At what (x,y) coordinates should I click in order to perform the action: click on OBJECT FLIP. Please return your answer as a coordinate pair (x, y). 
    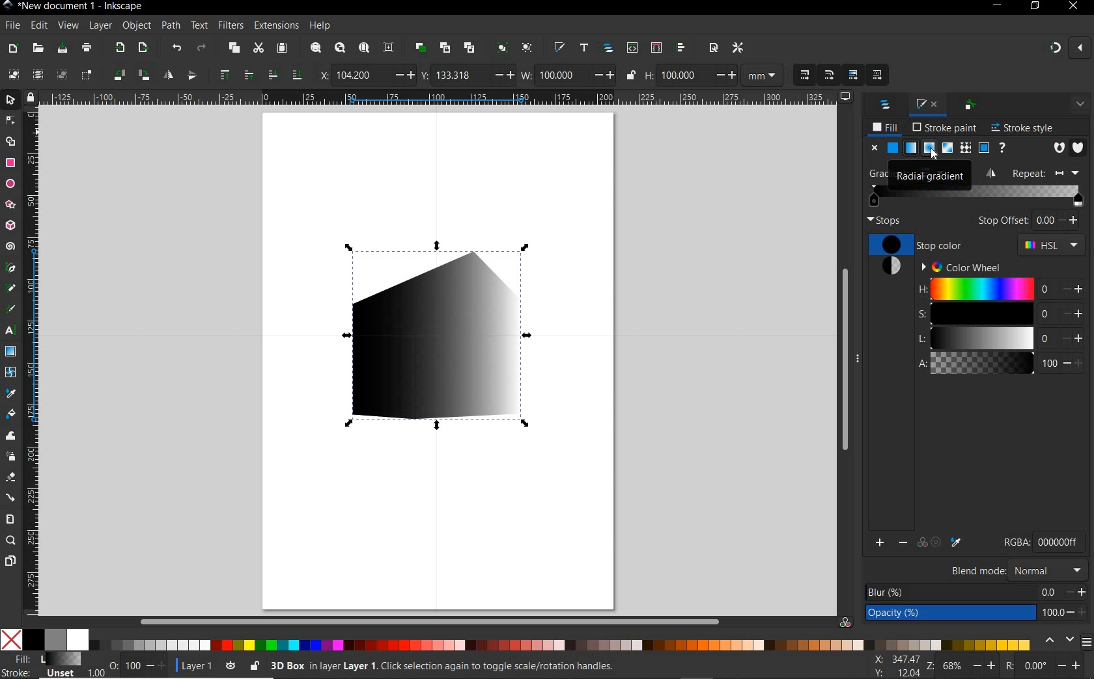
    Looking at the image, I should click on (165, 74).